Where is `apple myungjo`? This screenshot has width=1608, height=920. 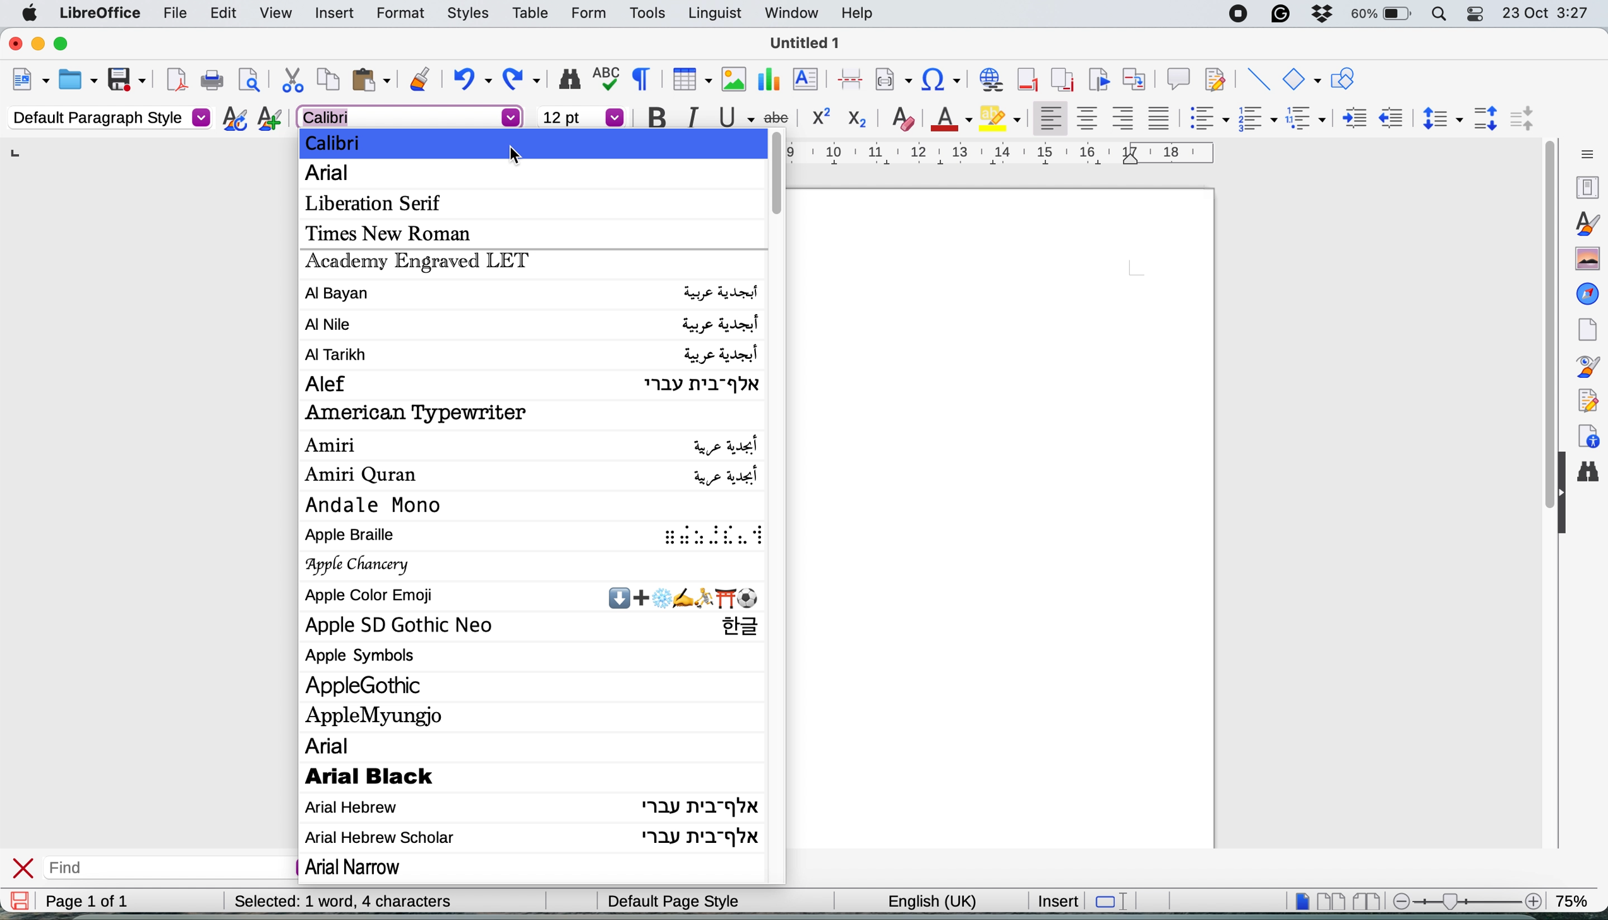 apple myungjo is located at coordinates (385, 714).